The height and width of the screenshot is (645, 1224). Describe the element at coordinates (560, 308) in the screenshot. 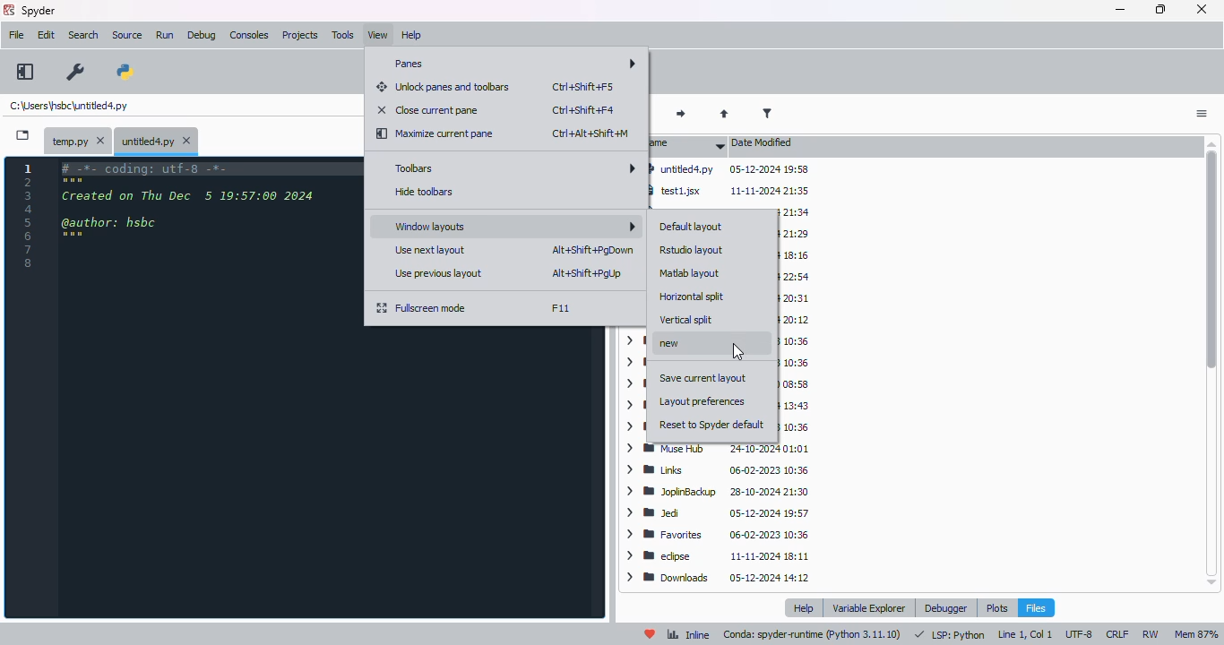

I see `shortcut for fullscreen mode` at that location.